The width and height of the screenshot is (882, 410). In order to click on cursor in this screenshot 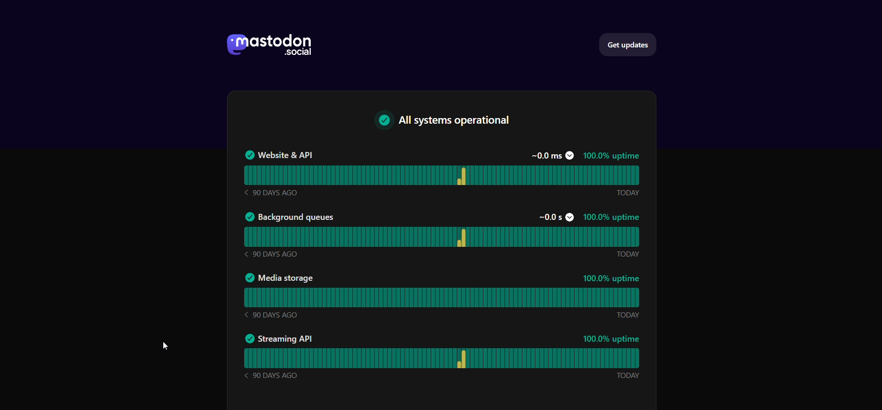, I will do `click(165, 348)`.